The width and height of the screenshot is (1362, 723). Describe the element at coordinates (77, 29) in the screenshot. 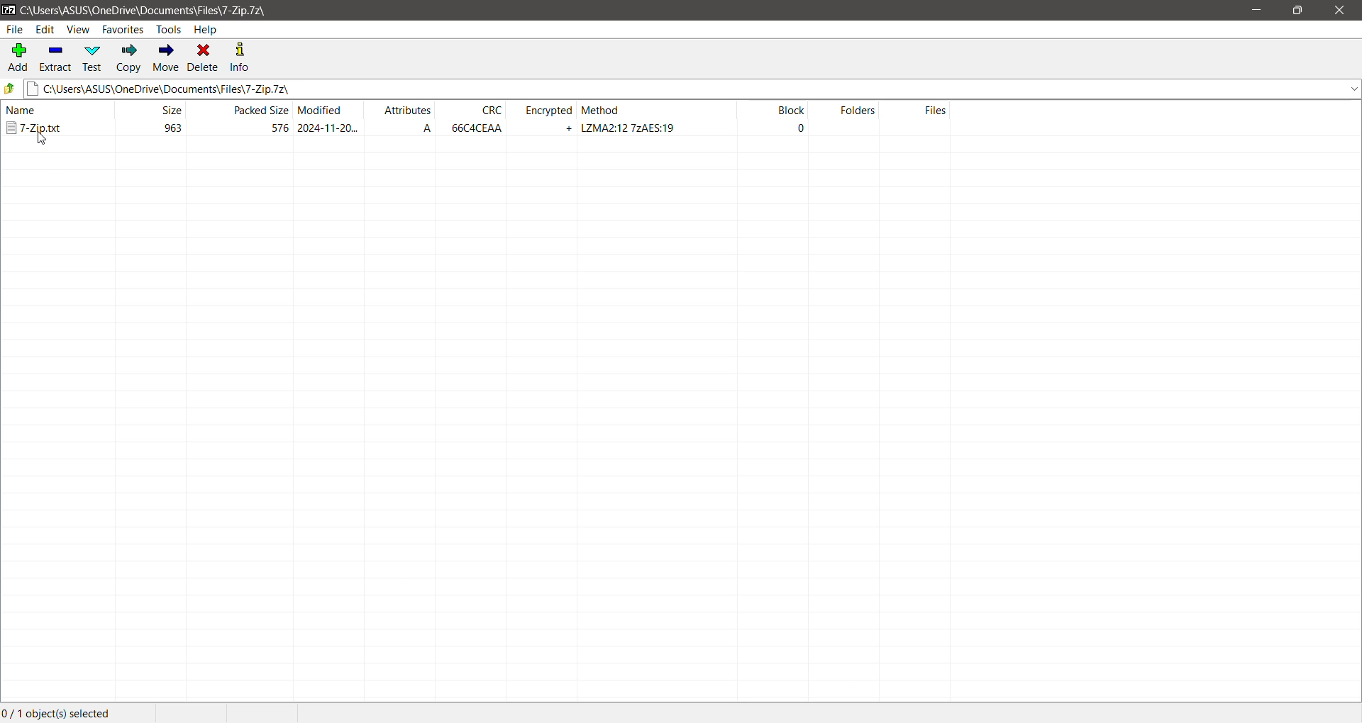

I see `View` at that location.